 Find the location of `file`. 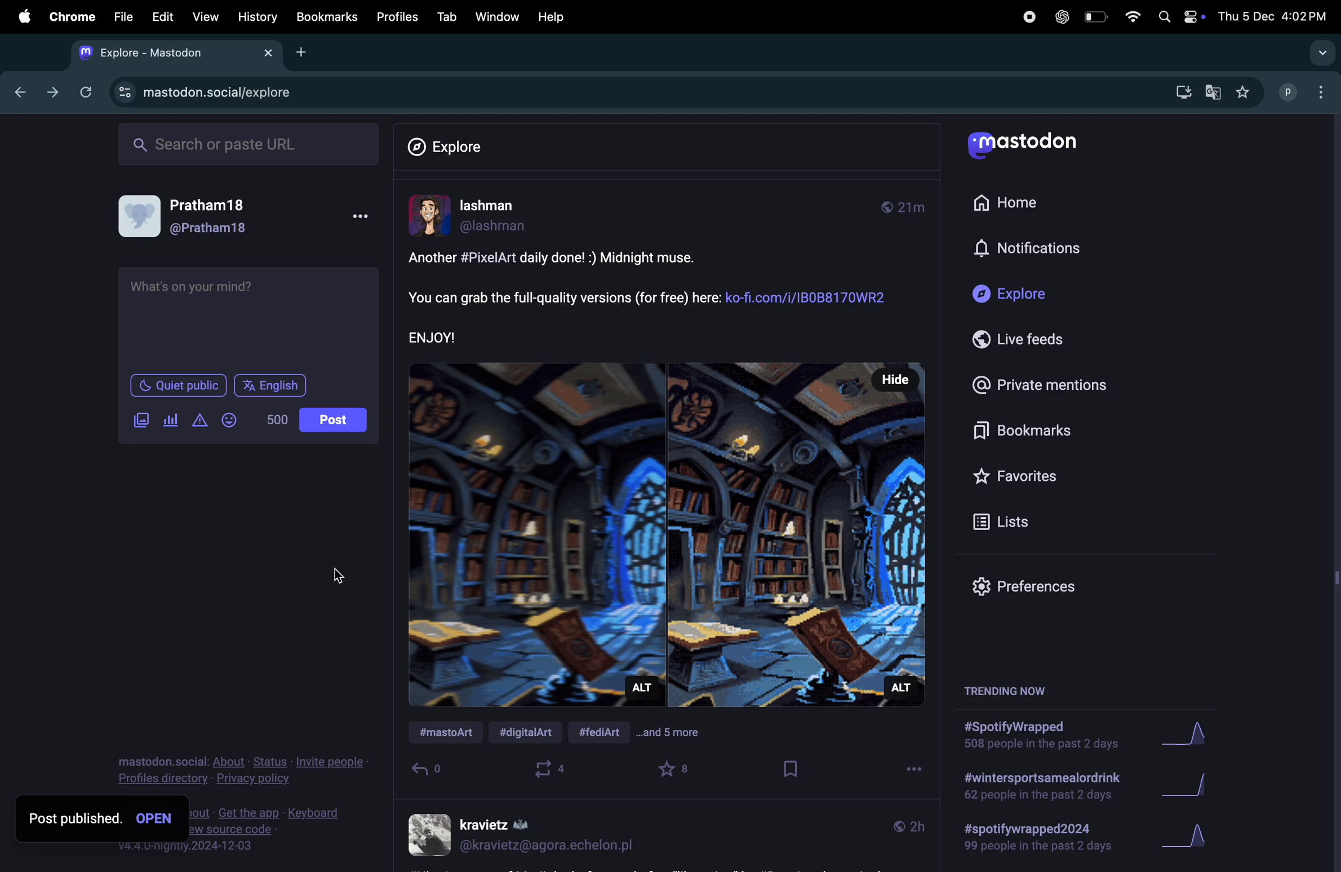

file is located at coordinates (126, 17).